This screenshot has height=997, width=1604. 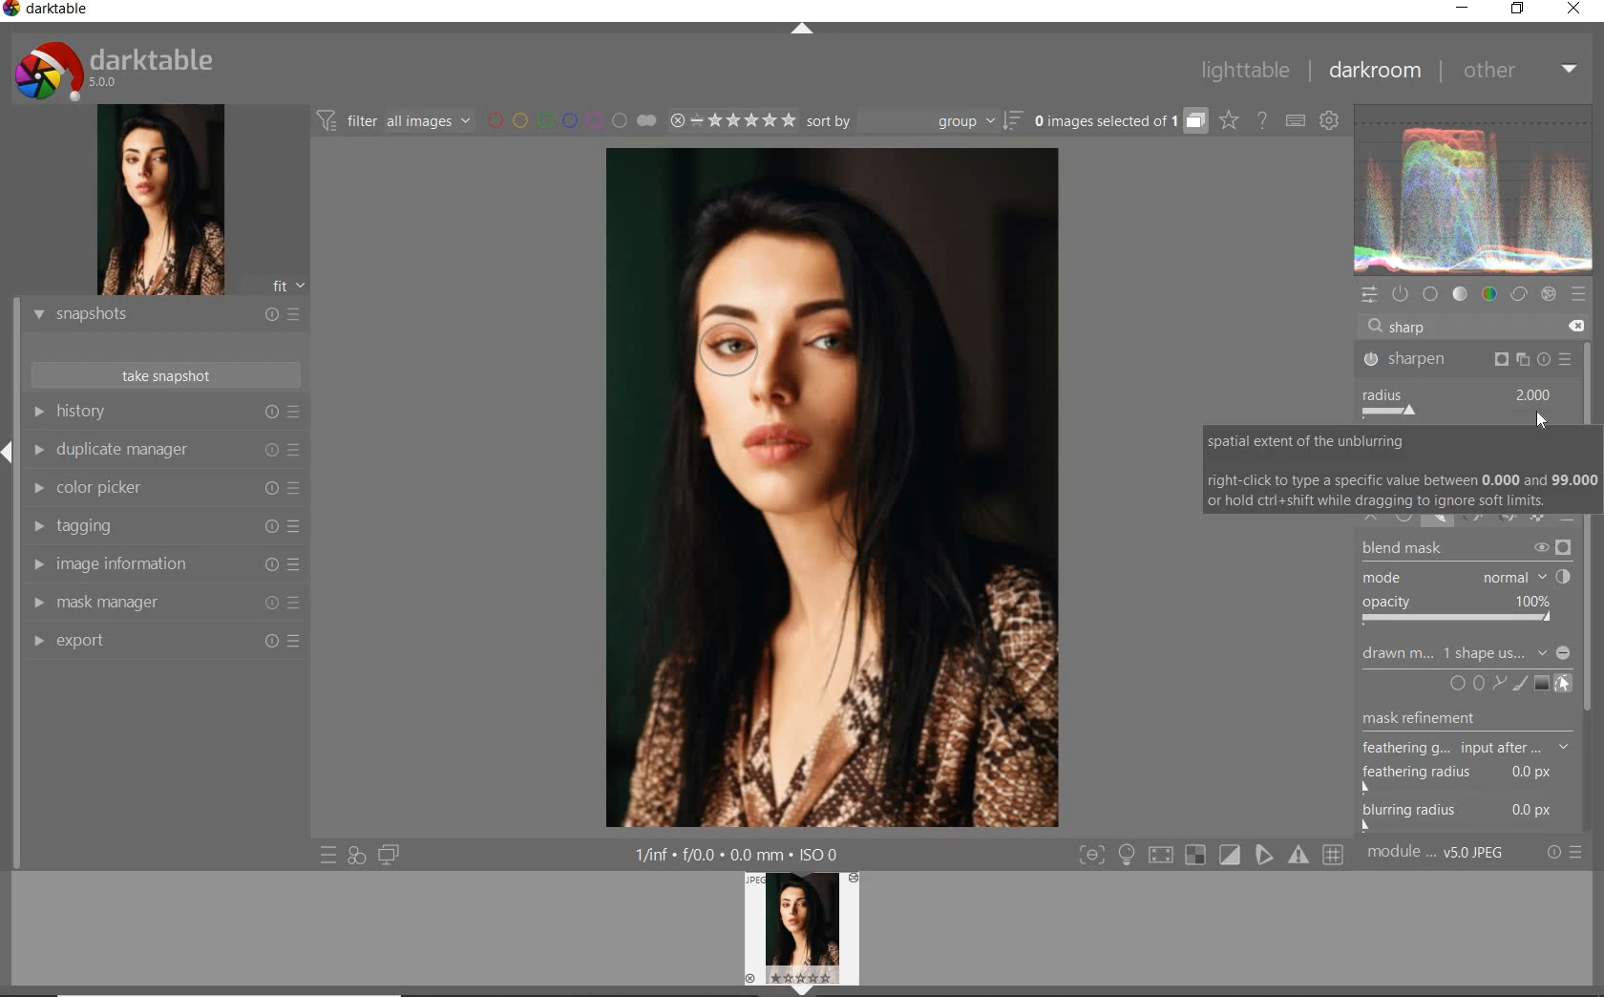 I want to click on show global preferences, so click(x=1328, y=117).